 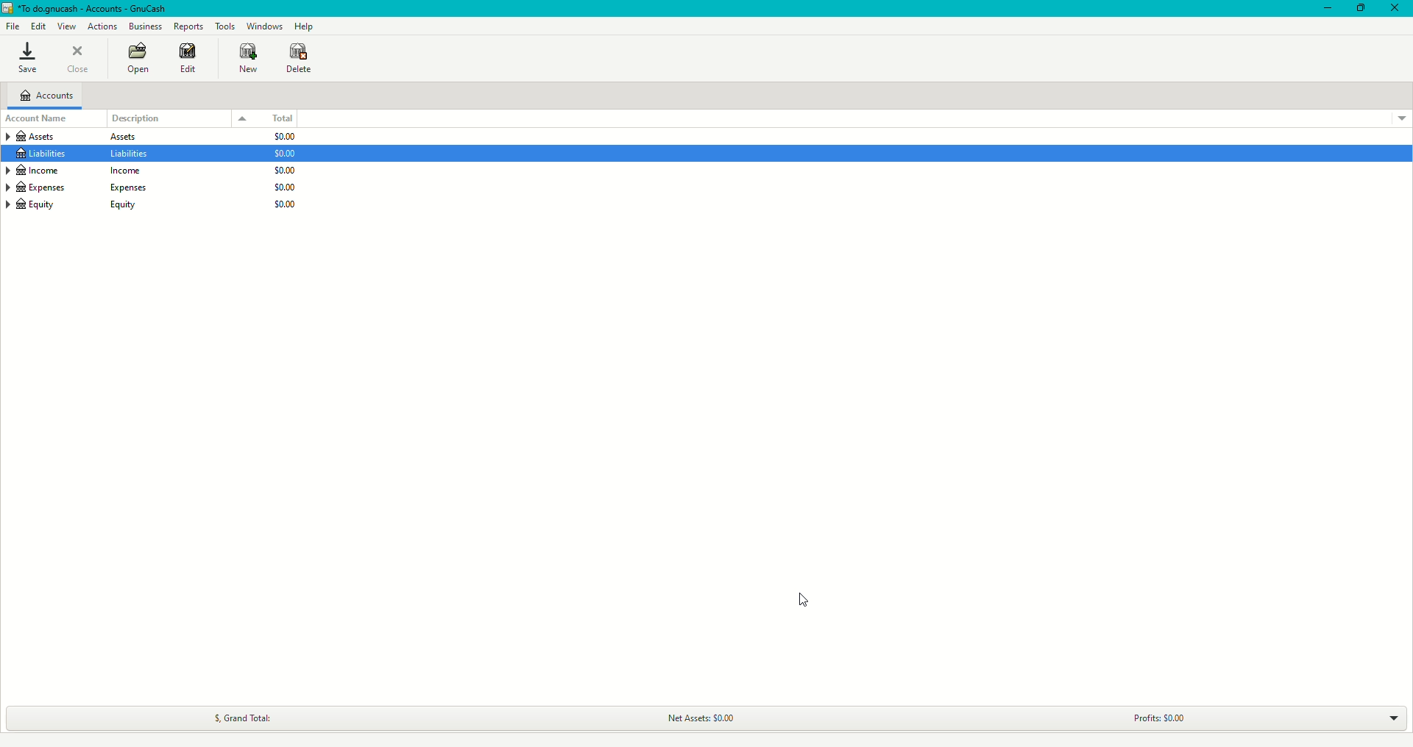 What do you see at coordinates (15, 27) in the screenshot?
I see `File` at bounding box center [15, 27].